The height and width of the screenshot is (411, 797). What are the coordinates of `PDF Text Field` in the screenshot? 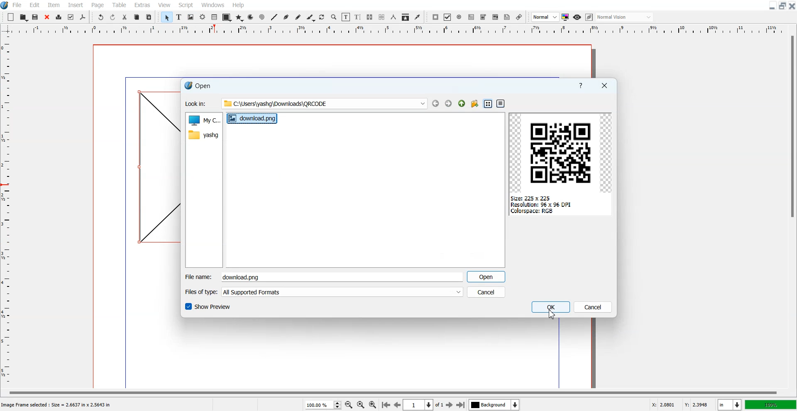 It's located at (471, 17).